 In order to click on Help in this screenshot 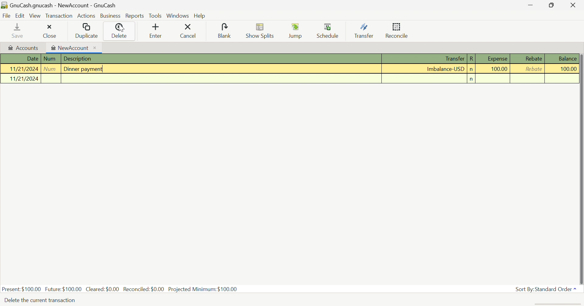, I will do `click(200, 16)`.